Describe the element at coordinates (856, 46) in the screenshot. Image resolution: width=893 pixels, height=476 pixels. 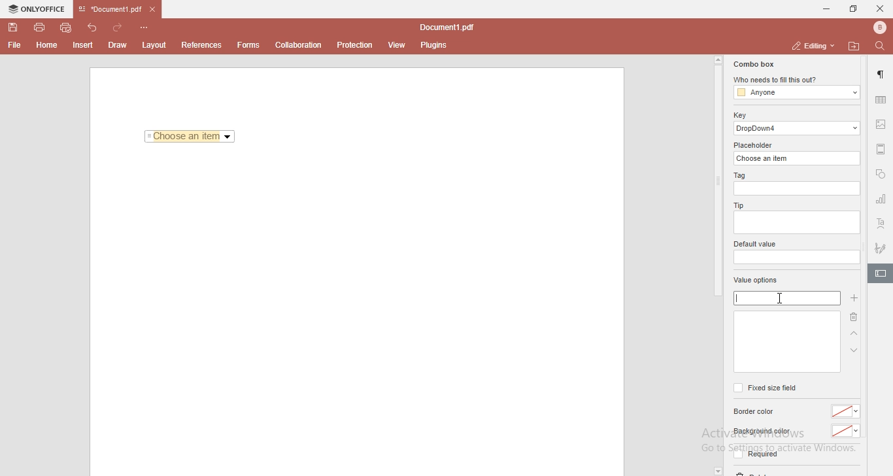
I see `open file location` at that location.